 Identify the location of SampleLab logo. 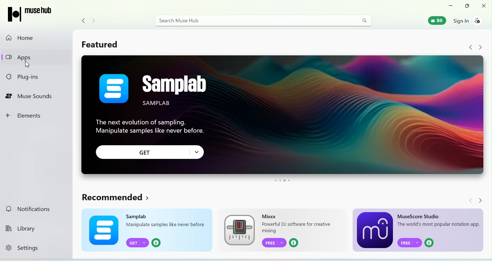
(114, 88).